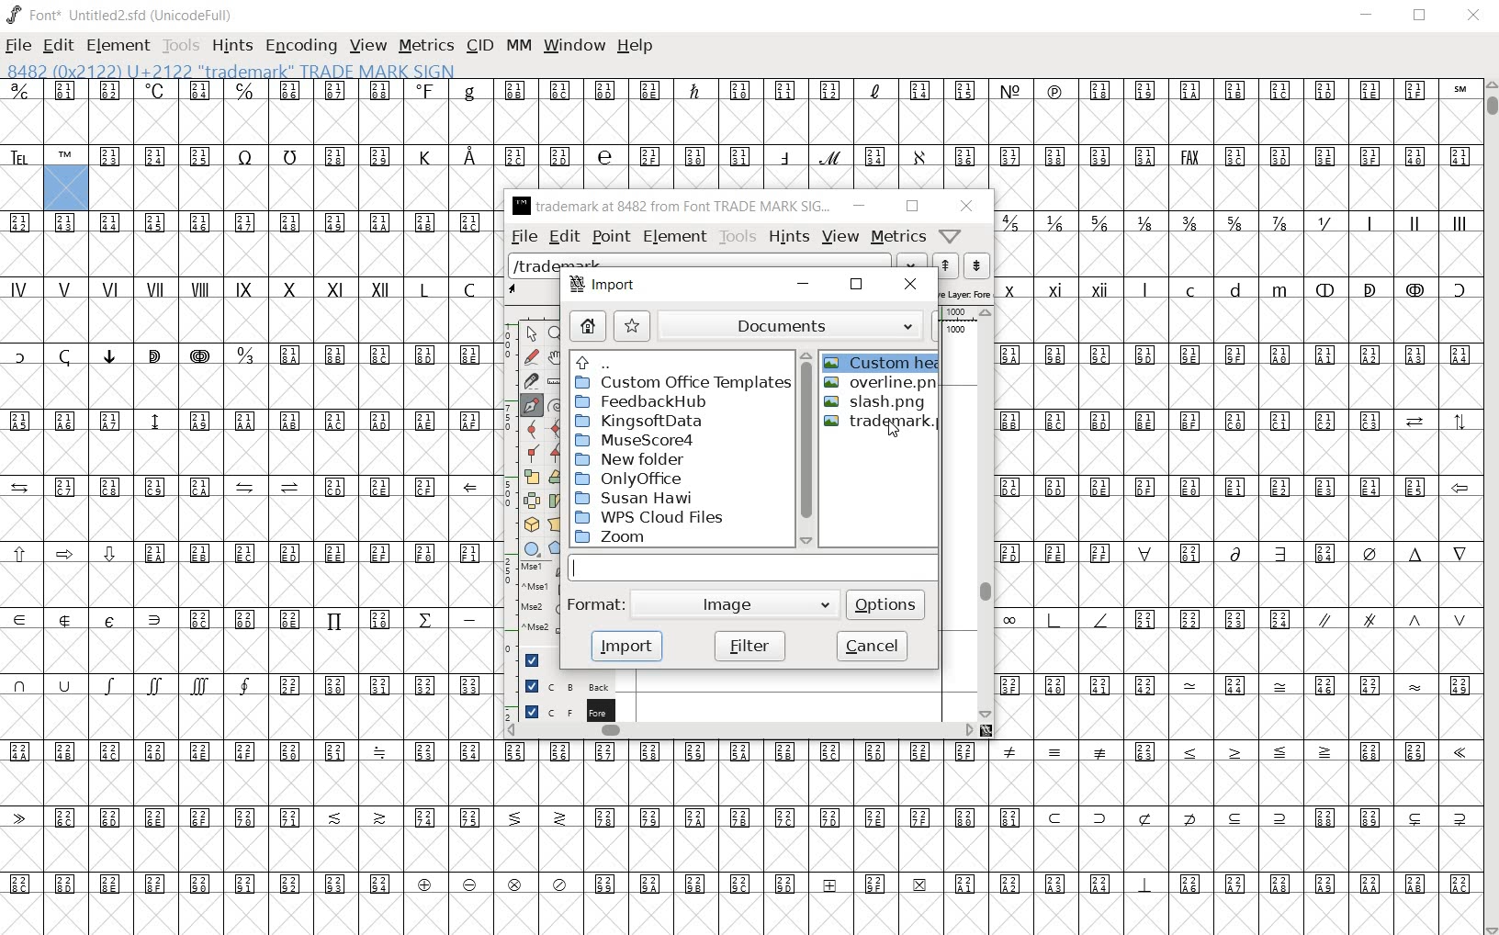 The height and width of the screenshot is (935, 1499). Describe the element at coordinates (598, 602) in the screenshot. I see `format` at that location.